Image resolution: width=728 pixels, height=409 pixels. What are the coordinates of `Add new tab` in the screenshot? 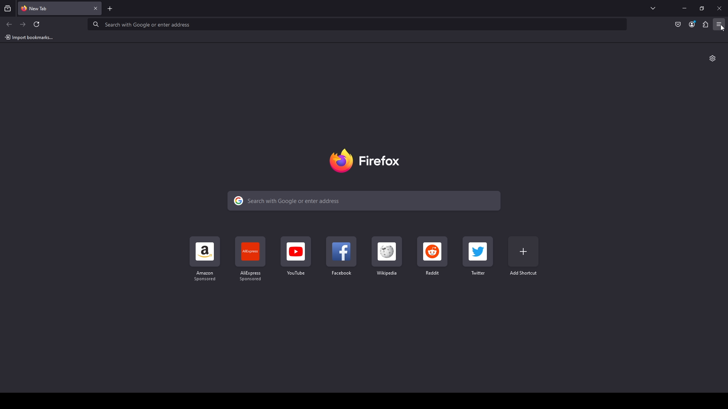 It's located at (110, 8).